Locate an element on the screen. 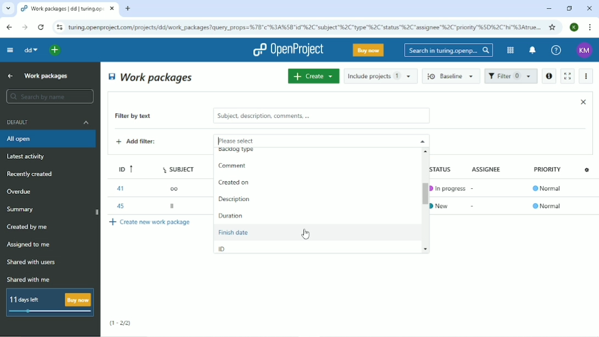 The image size is (599, 337). To notification center is located at coordinates (532, 51).